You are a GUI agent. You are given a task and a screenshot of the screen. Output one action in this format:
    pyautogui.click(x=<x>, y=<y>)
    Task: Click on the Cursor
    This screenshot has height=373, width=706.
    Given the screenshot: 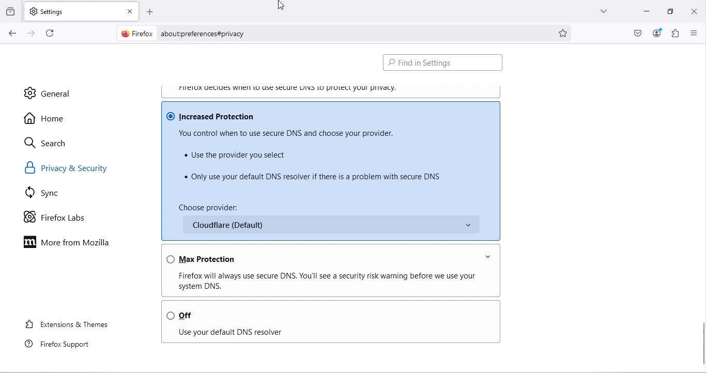 What is the action you would take?
    pyautogui.click(x=283, y=6)
    